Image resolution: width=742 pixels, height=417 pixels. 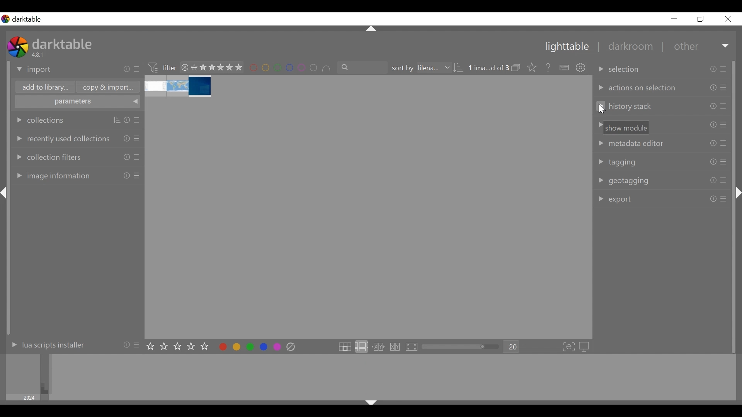 I want to click on darkroom, so click(x=627, y=47).